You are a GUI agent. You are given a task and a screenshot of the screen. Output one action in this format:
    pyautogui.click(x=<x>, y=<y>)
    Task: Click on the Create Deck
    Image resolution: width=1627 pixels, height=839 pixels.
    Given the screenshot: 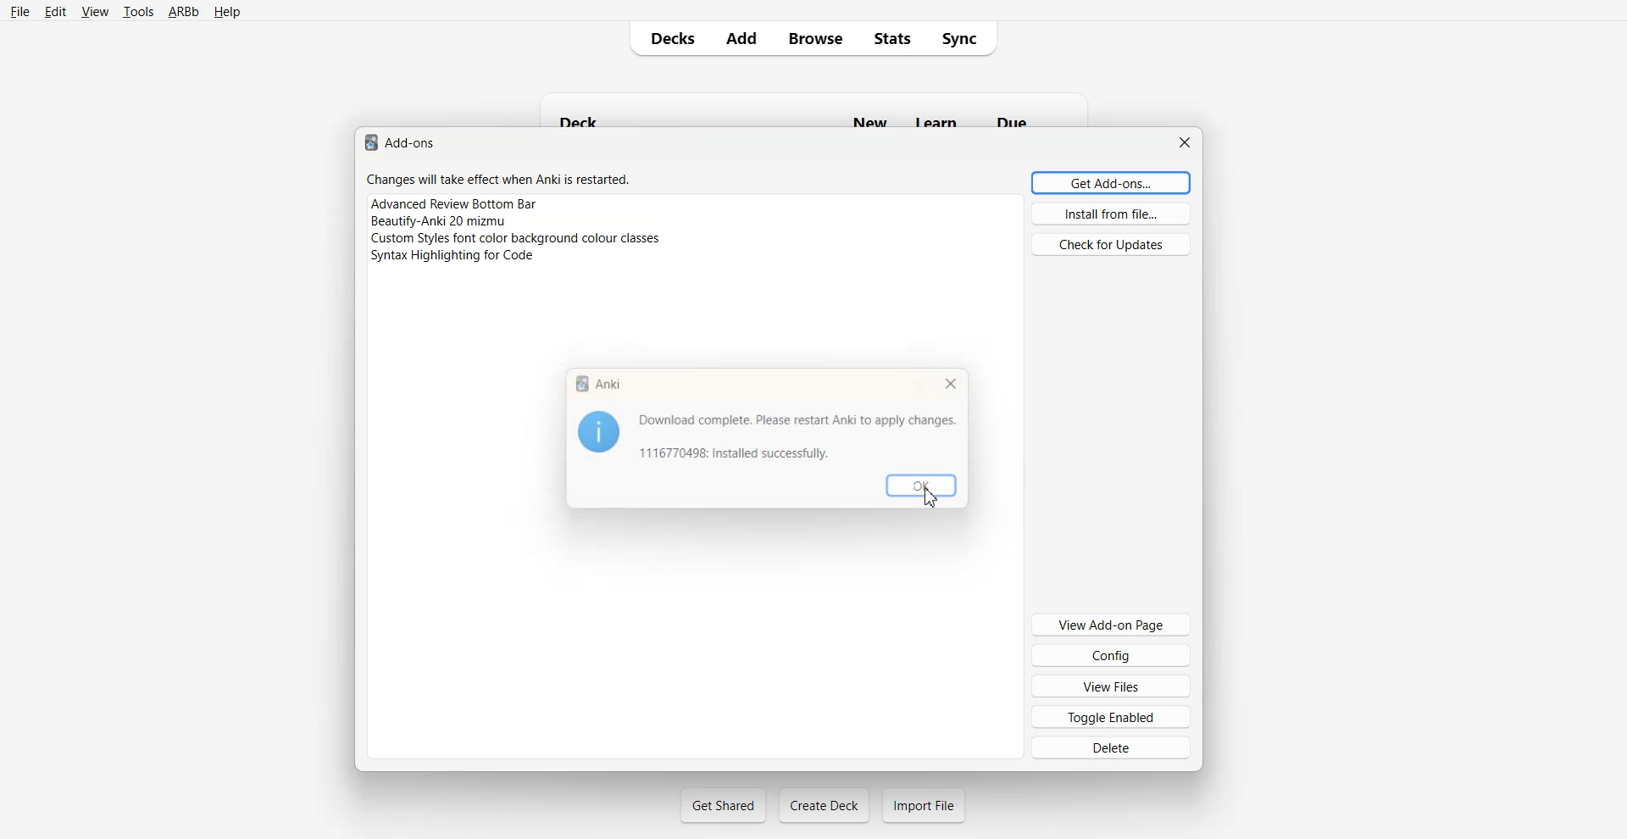 What is the action you would take?
    pyautogui.click(x=825, y=806)
    